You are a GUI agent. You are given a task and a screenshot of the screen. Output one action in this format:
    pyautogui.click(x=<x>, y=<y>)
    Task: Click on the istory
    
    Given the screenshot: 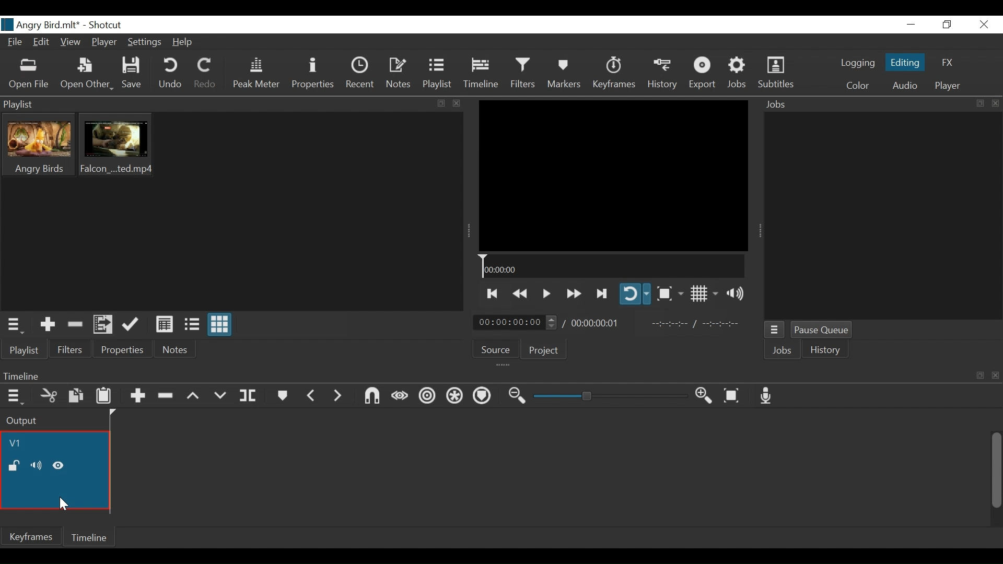 What is the action you would take?
    pyautogui.click(x=826, y=349)
    